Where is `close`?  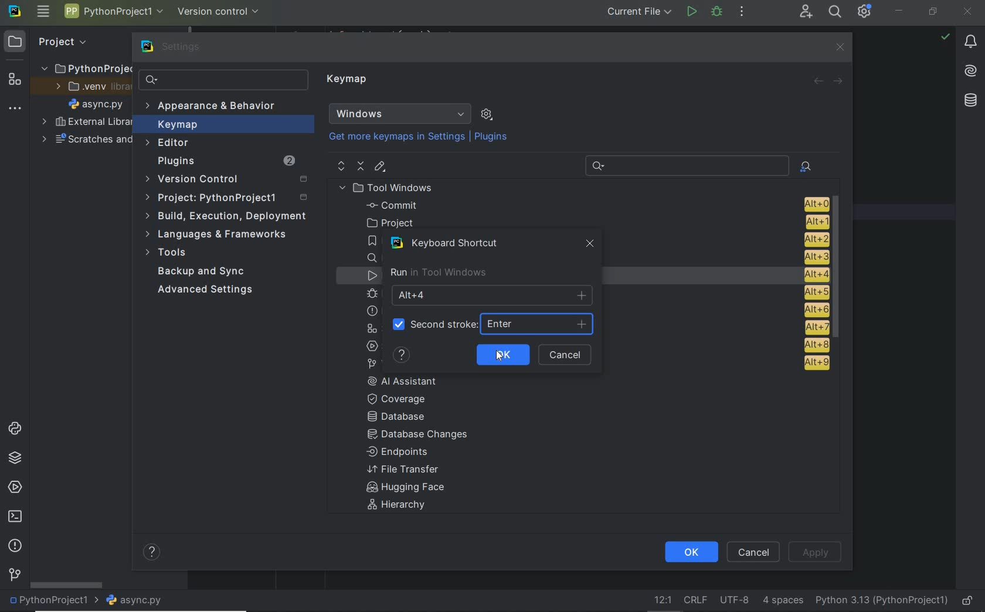 close is located at coordinates (839, 47).